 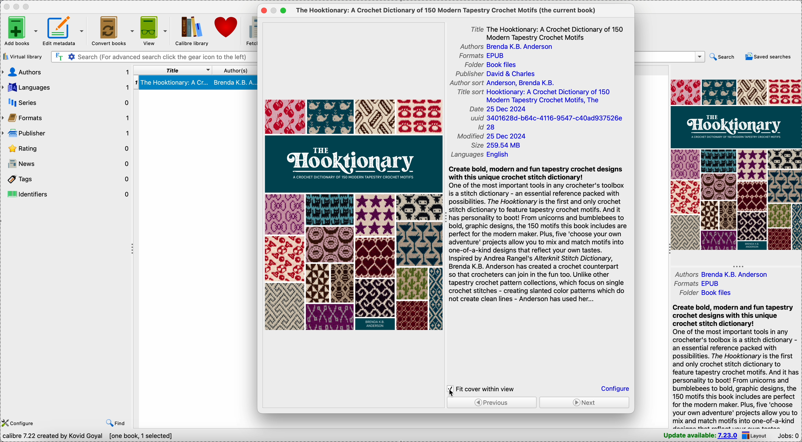 I want to click on configure, so click(x=20, y=422).